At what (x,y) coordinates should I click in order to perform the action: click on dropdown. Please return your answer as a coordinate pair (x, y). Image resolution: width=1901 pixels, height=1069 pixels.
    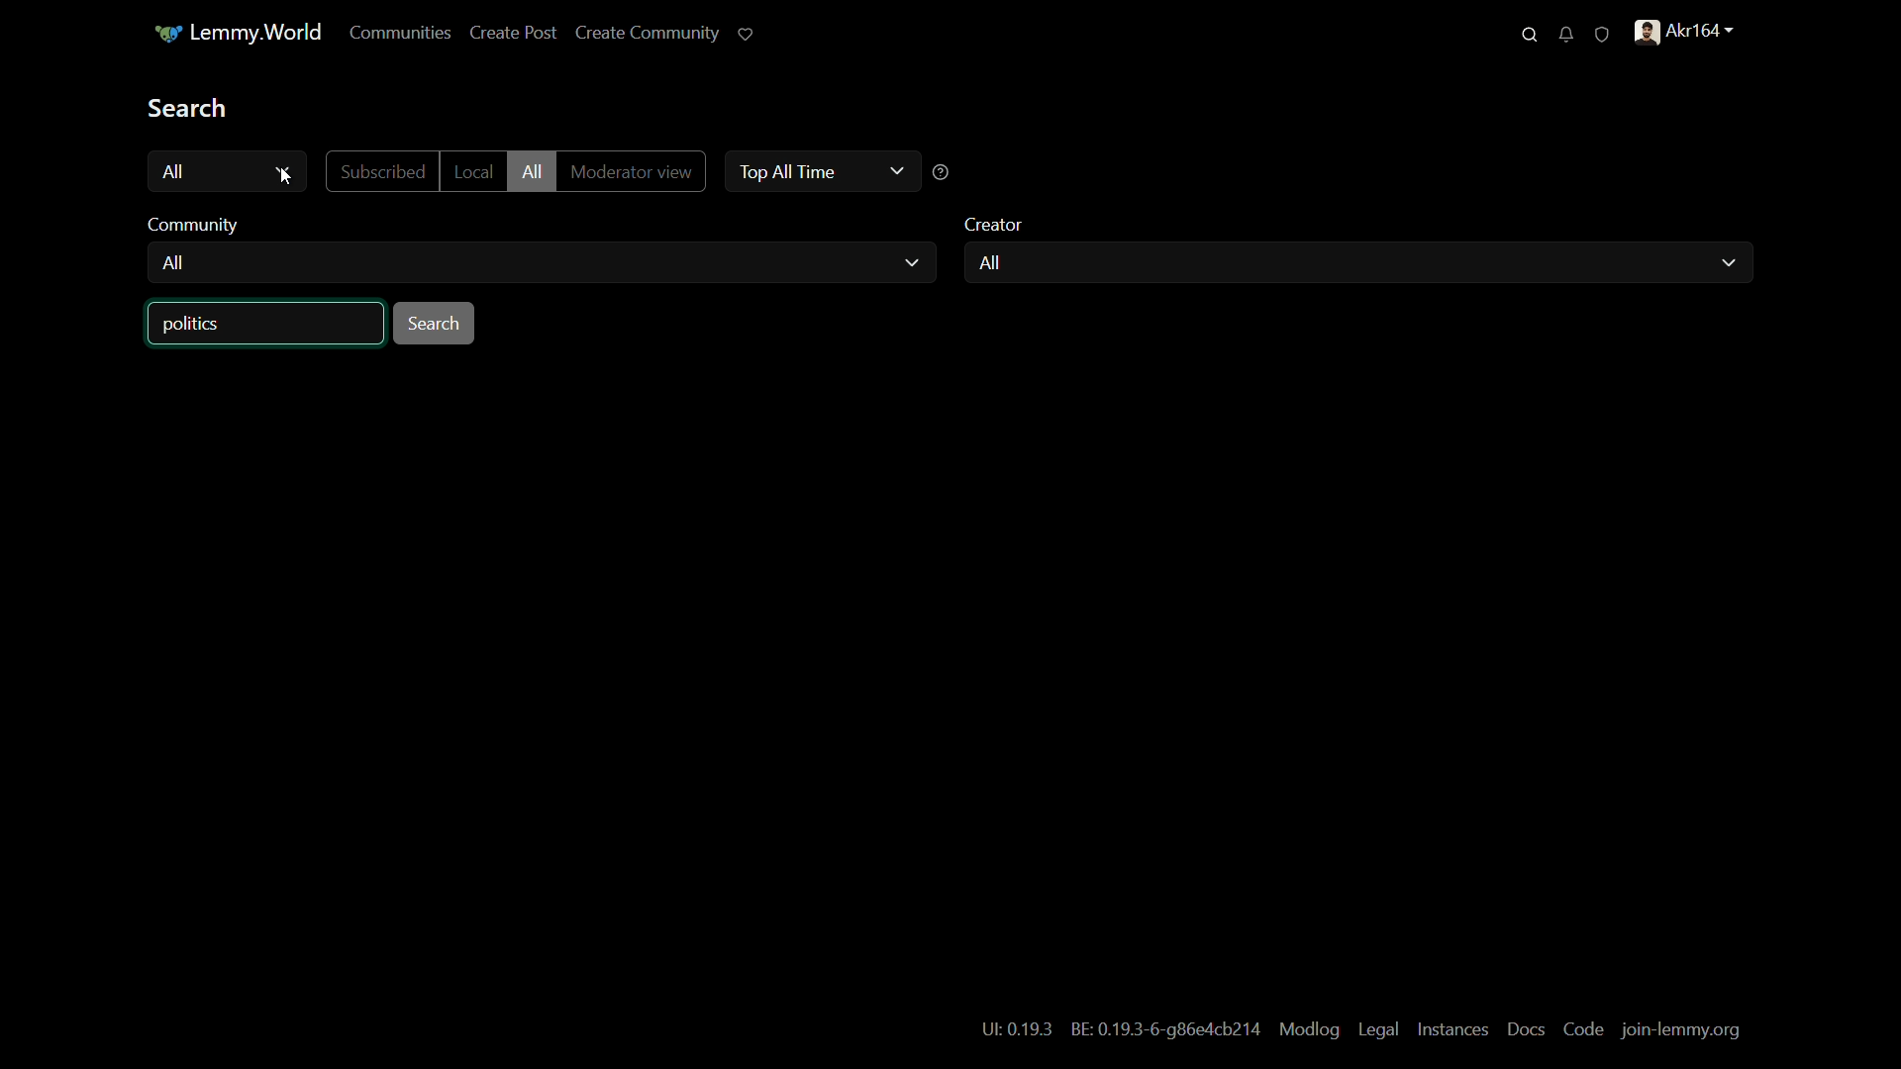
    Looking at the image, I should click on (912, 263).